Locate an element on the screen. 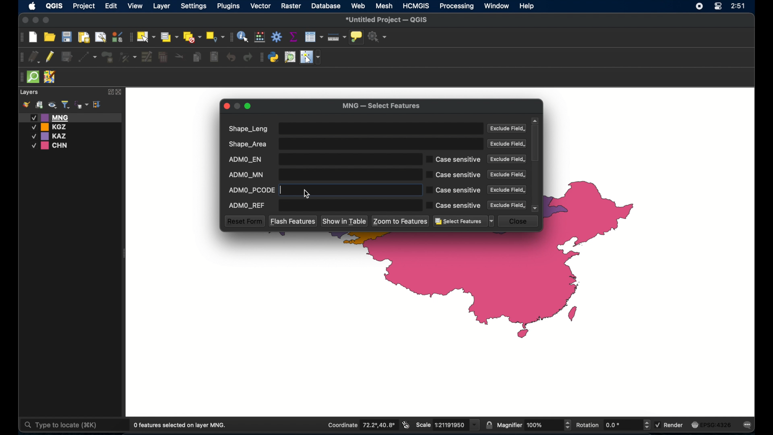 This screenshot has height=435, width=773. save project is located at coordinates (66, 37).